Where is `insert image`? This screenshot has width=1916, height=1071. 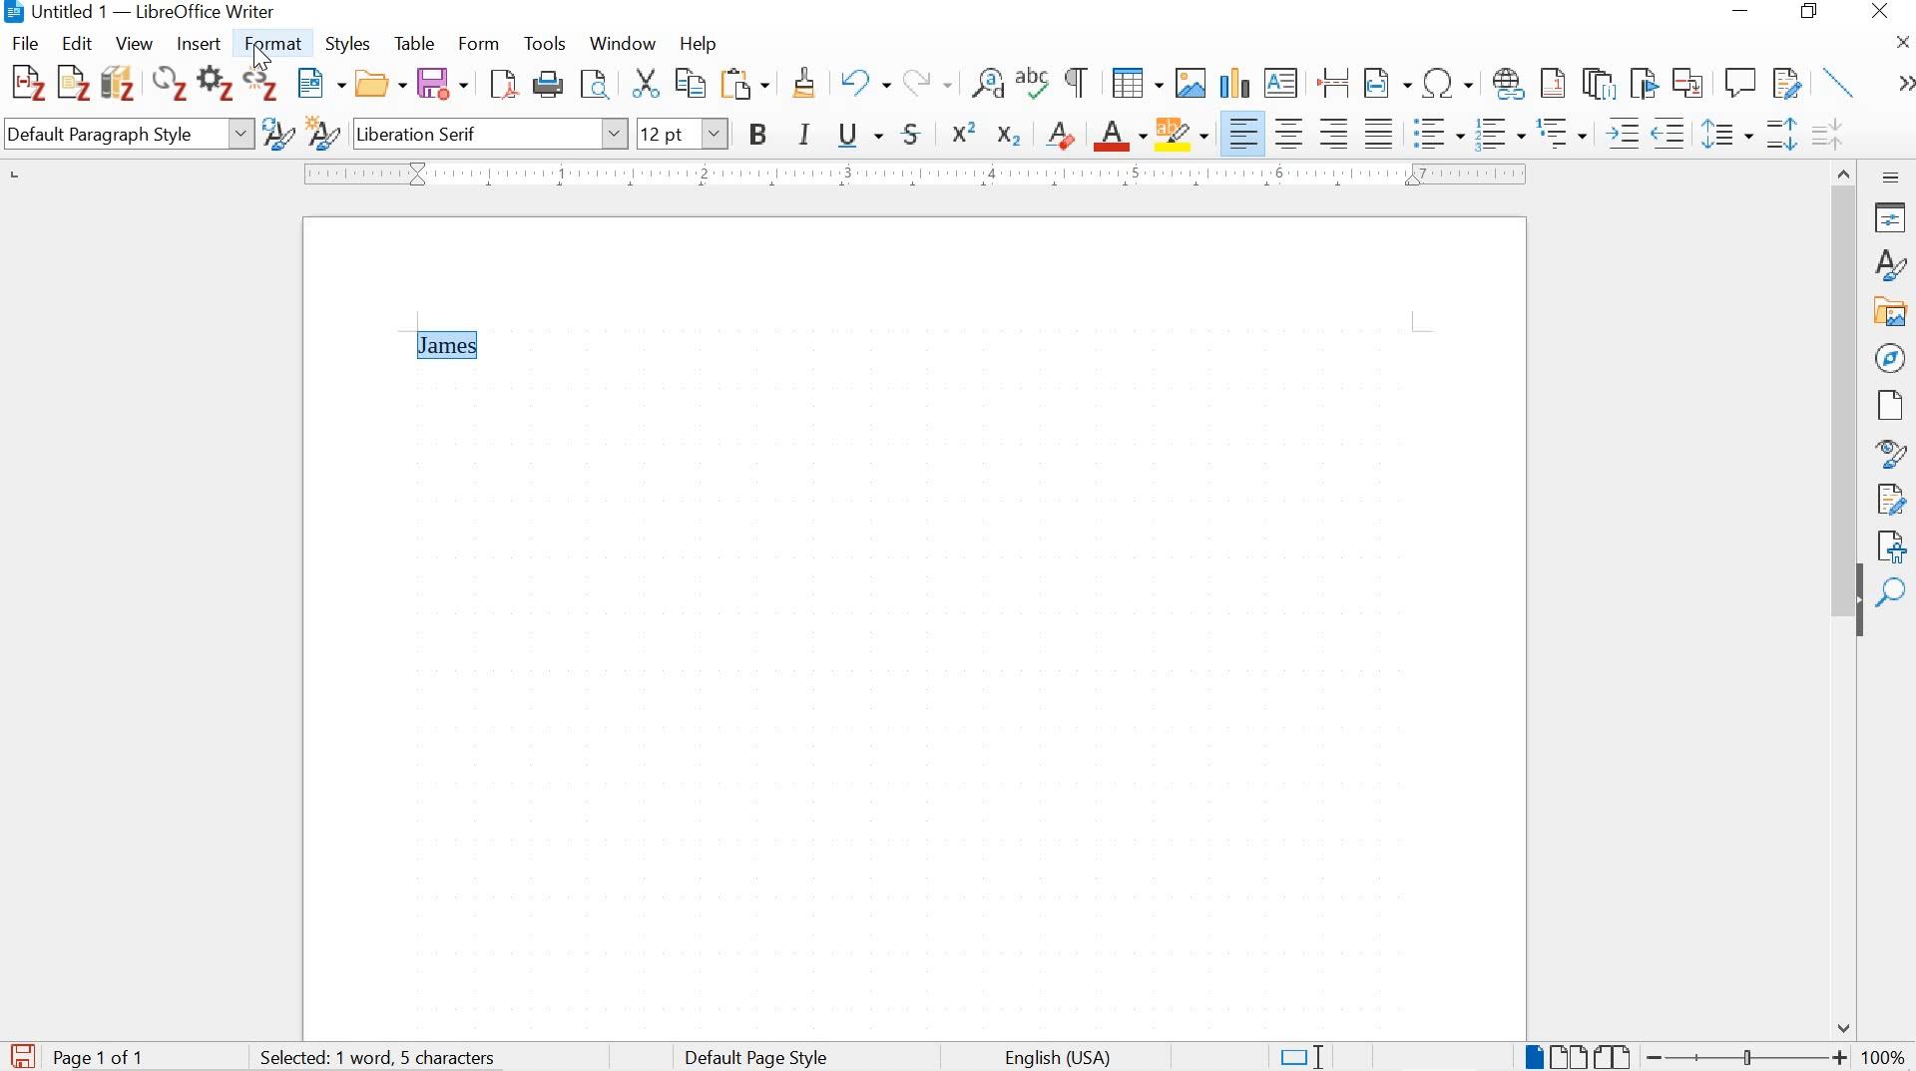 insert image is located at coordinates (1190, 82).